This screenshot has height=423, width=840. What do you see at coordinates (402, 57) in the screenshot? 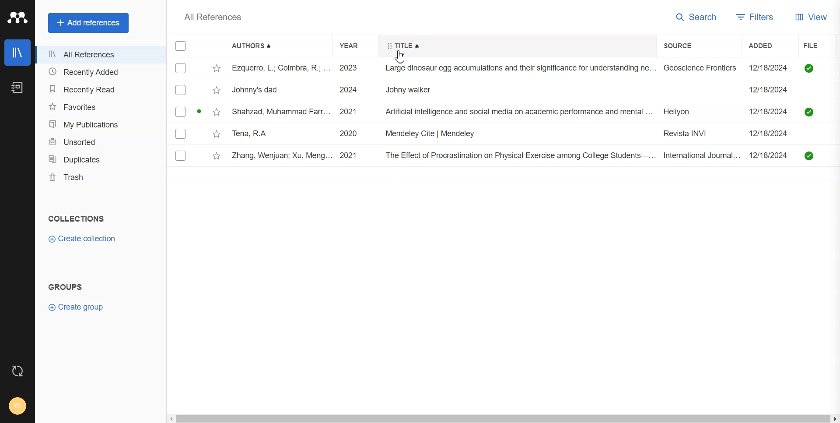
I see `Cursor` at bounding box center [402, 57].